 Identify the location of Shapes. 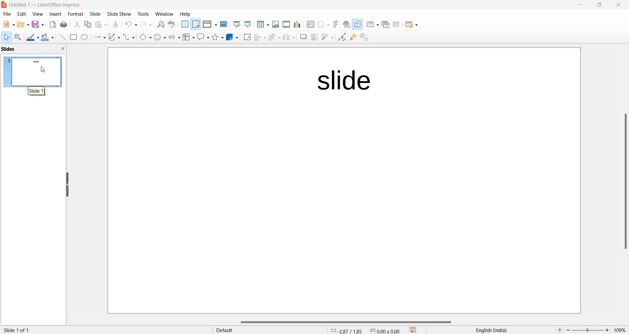
(217, 37).